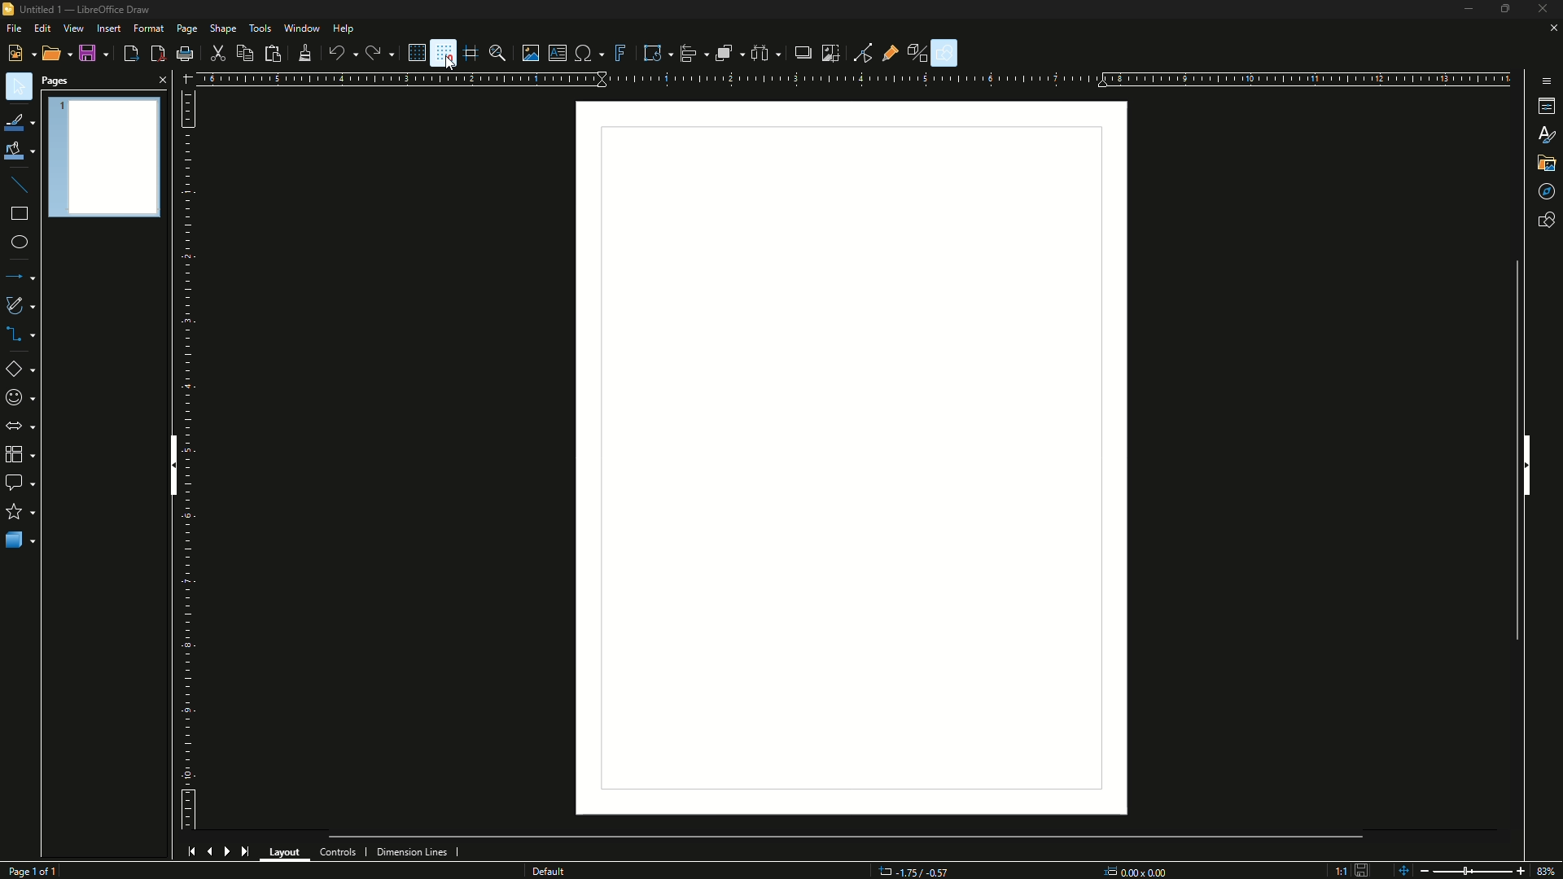 This screenshot has width=1563, height=879. I want to click on Paste, so click(276, 52).